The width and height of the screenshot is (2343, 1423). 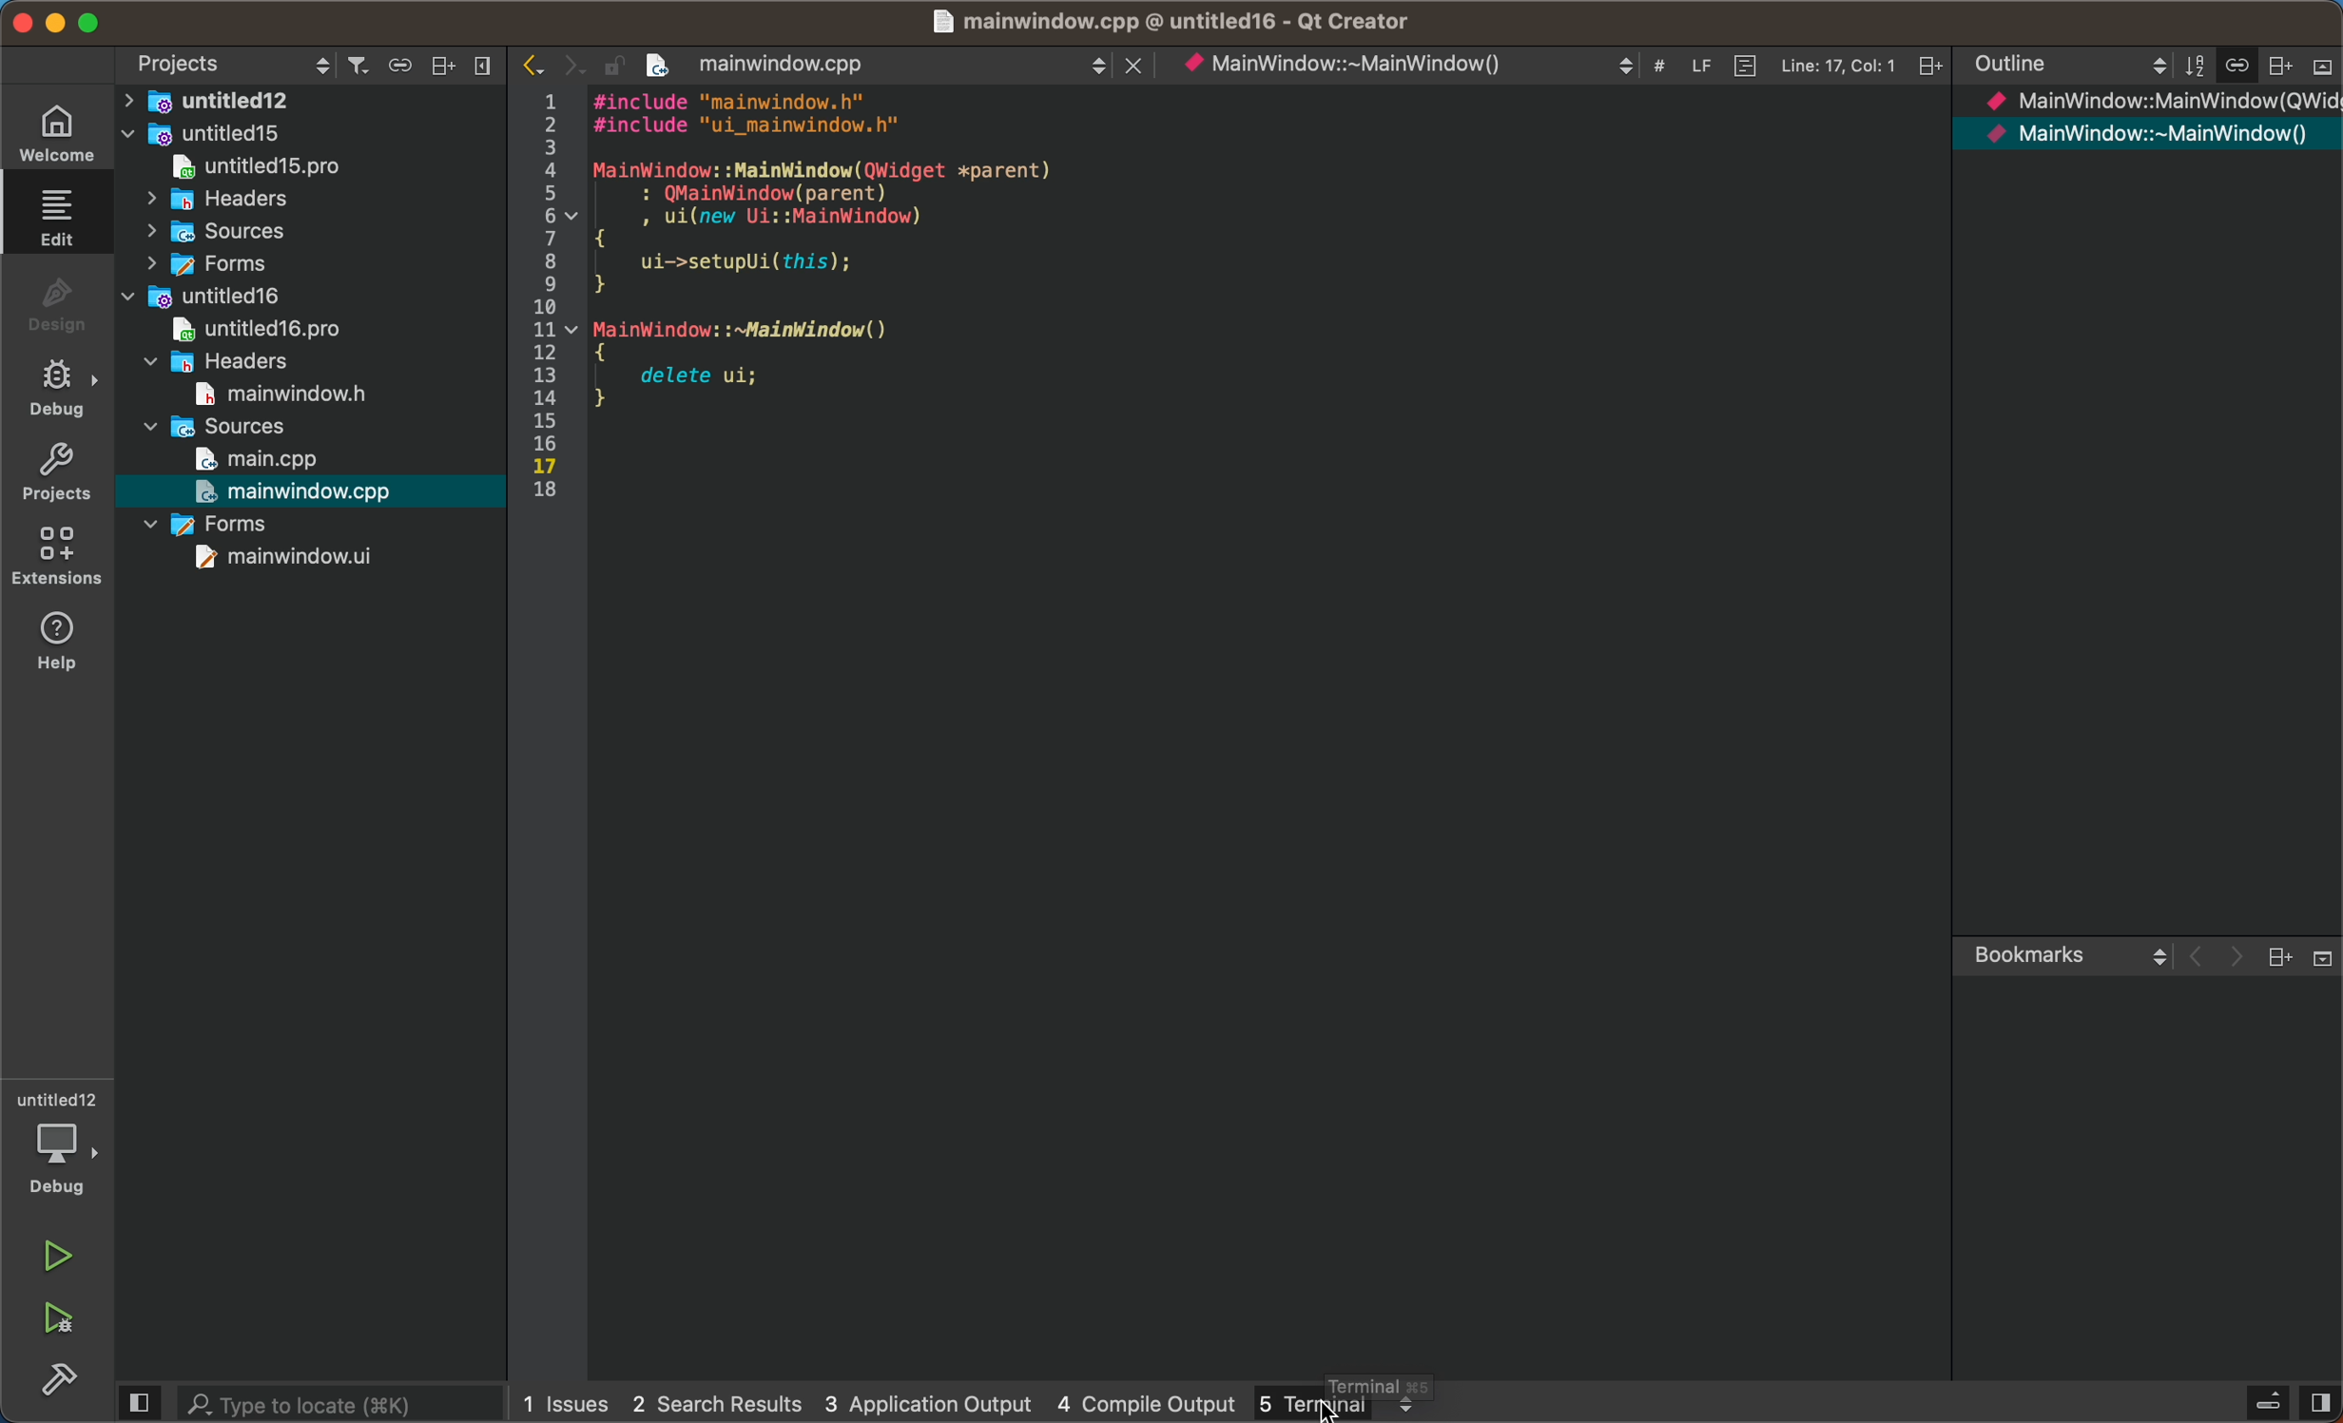 I want to click on build, so click(x=53, y=1380).